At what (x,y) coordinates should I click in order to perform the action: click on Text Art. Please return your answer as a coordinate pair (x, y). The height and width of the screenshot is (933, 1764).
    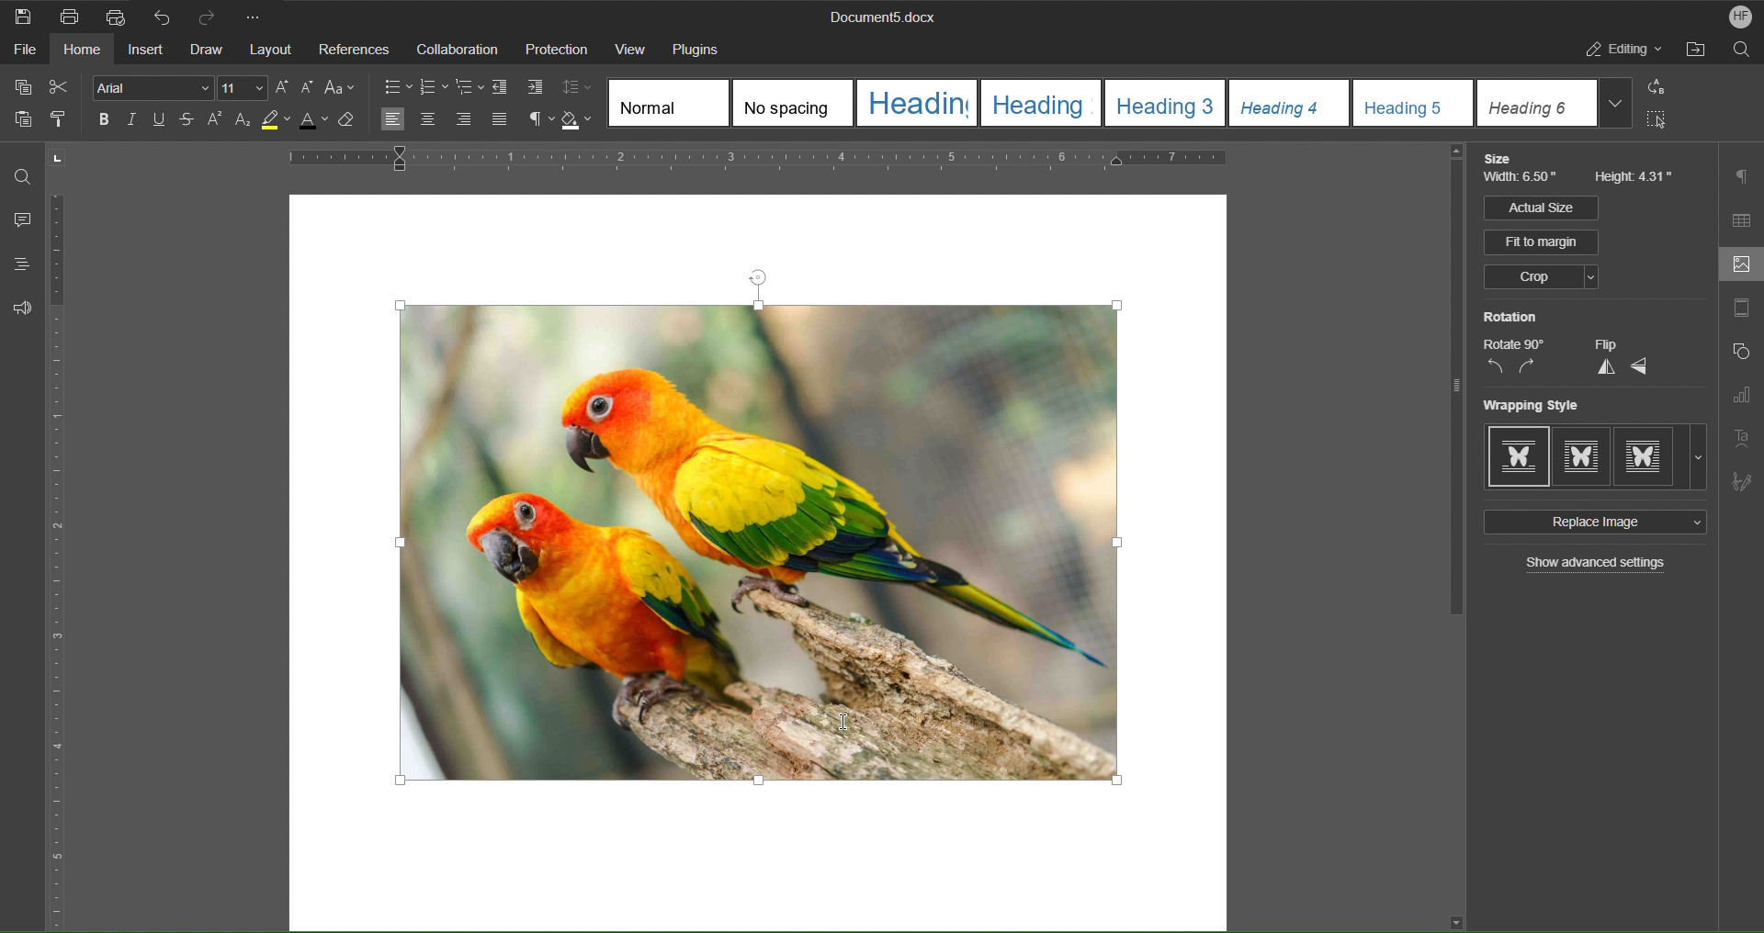
    Looking at the image, I should click on (1744, 437).